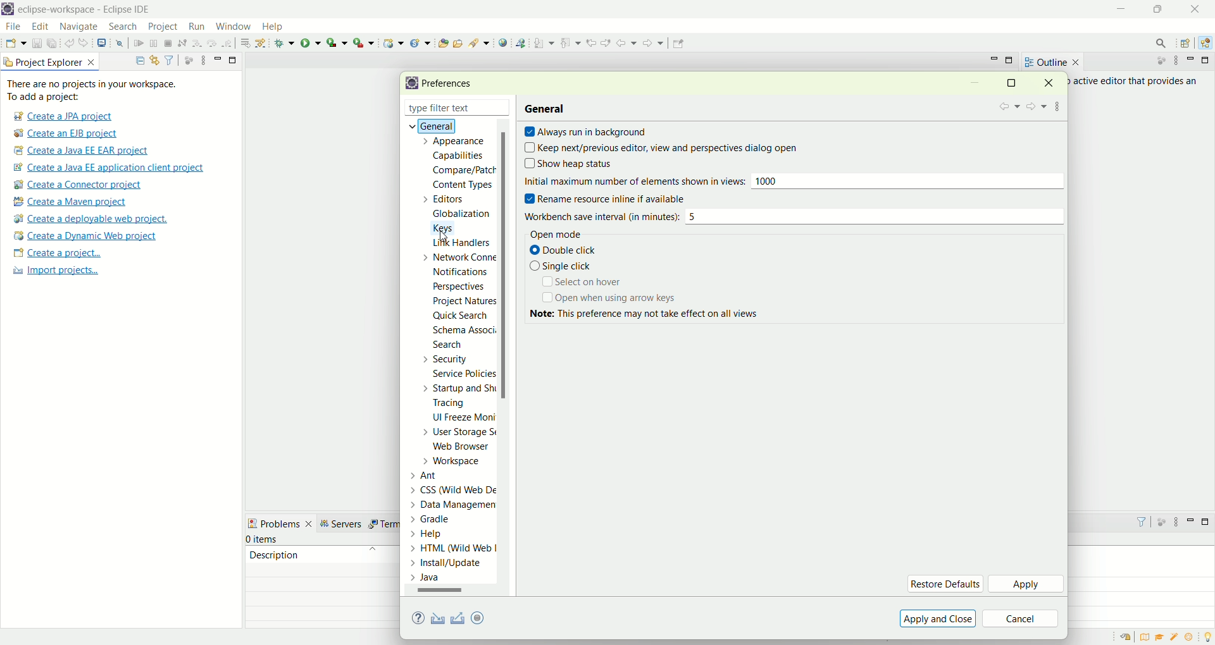 The height and width of the screenshot is (645, 1215). Describe the element at coordinates (1175, 525) in the screenshot. I see `view menu` at that location.